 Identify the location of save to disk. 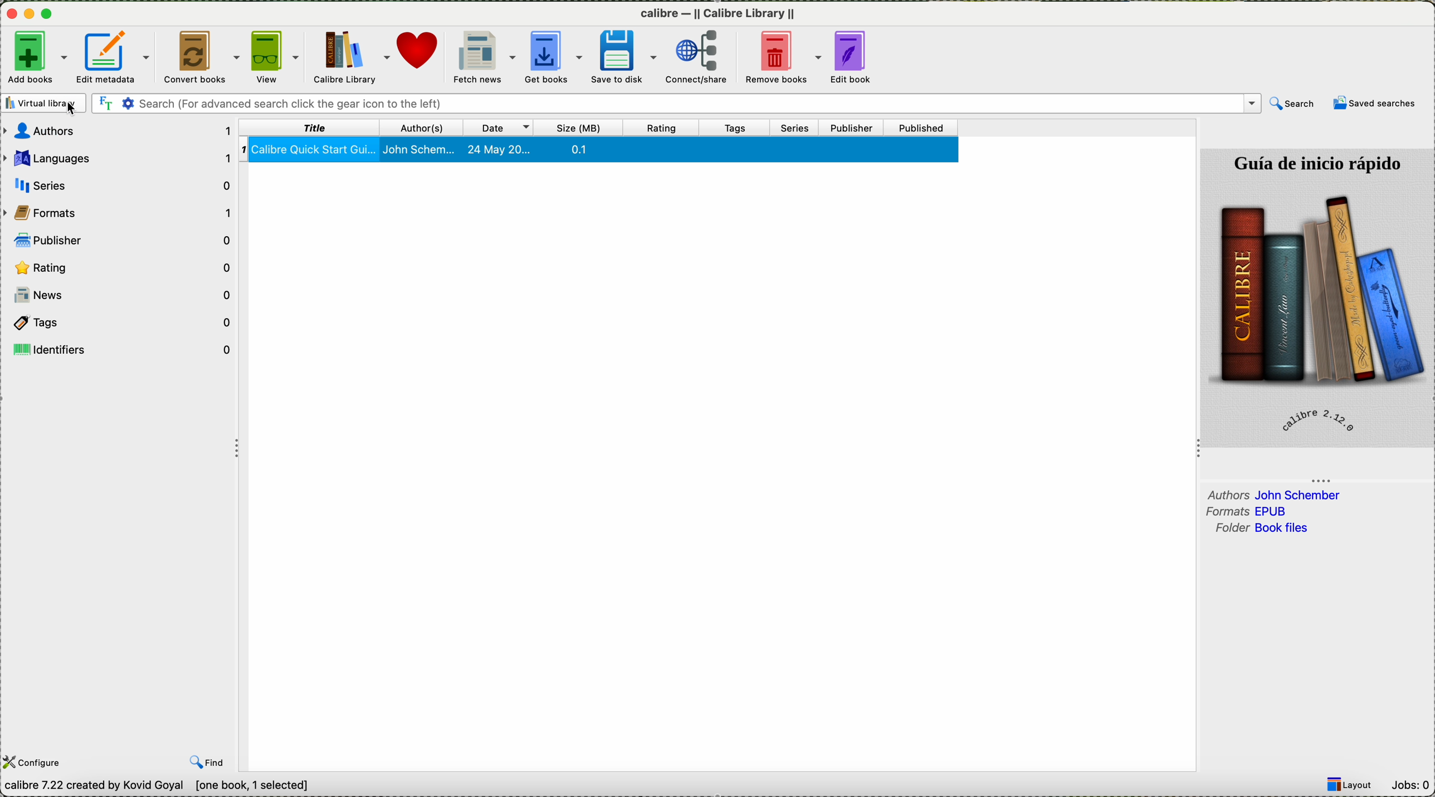
(628, 56).